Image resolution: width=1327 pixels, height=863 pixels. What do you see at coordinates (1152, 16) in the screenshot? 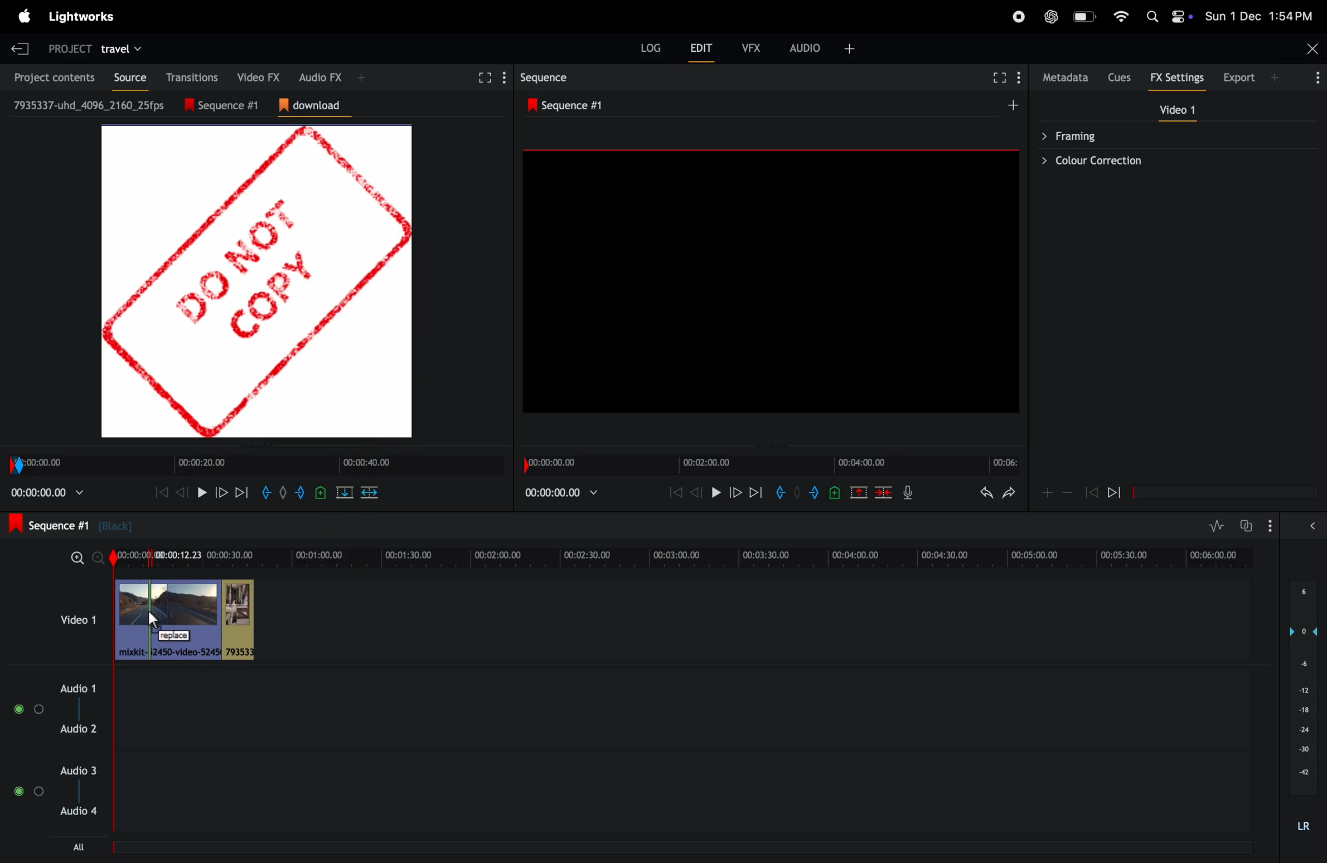
I see `Search` at bounding box center [1152, 16].